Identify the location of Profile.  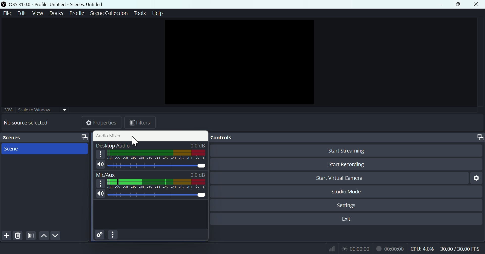
(75, 12).